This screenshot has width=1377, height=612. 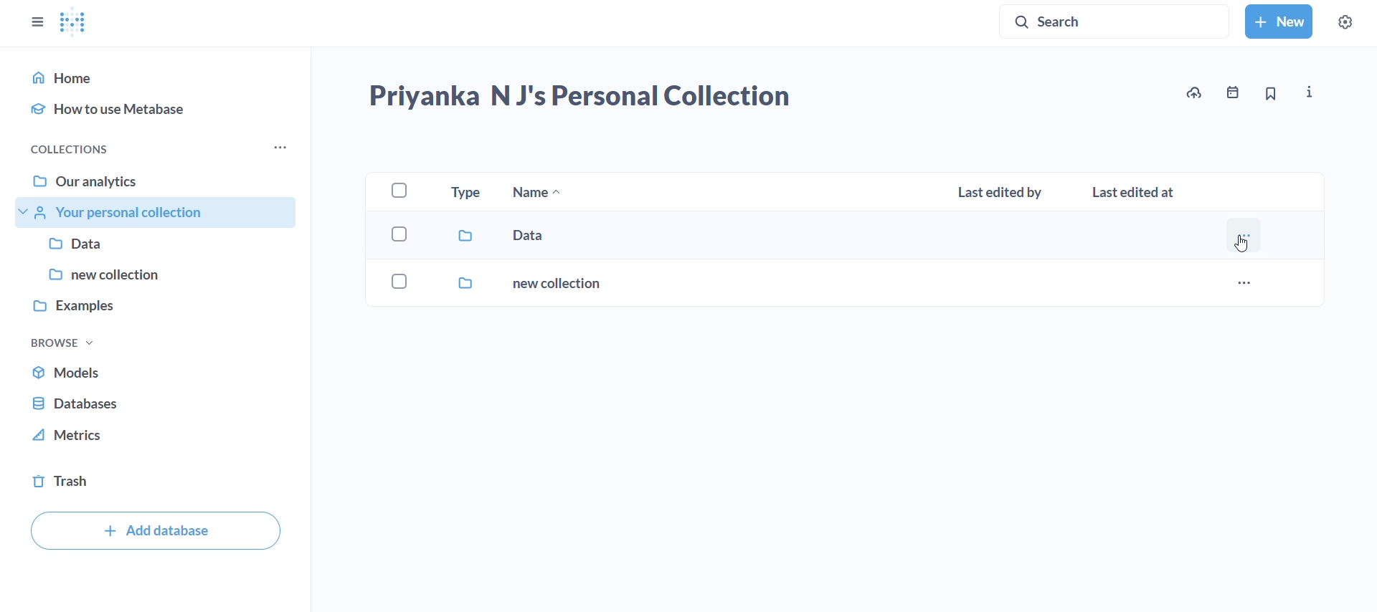 I want to click on browse, so click(x=67, y=344).